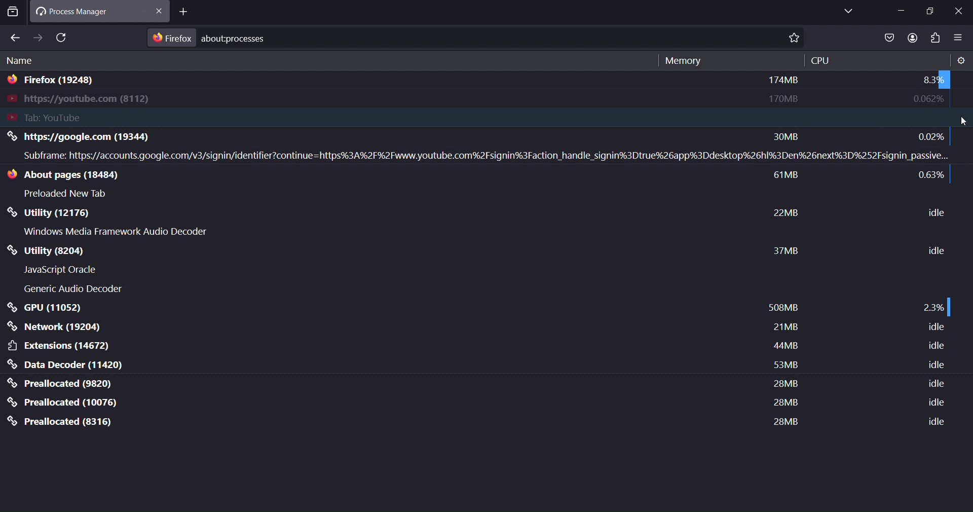 The width and height of the screenshot is (973, 512). What do you see at coordinates (790, 135) in the screenshot?
I see `30 mb` at bounding box center [790, 135].